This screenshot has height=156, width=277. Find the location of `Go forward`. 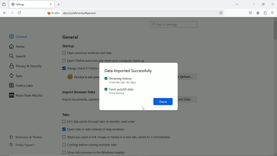

Go forward is located at coordinates (11, 13).